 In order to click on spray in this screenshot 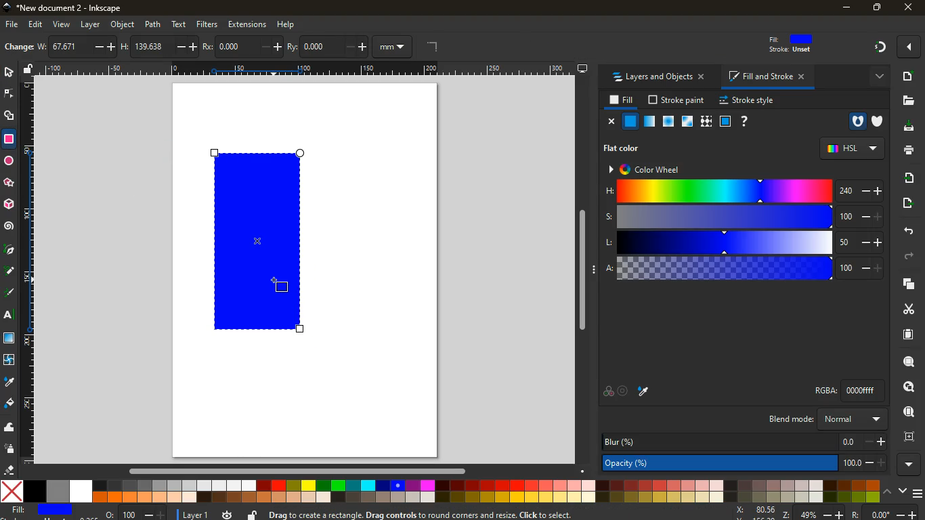, I will do `click(10, 449)`.